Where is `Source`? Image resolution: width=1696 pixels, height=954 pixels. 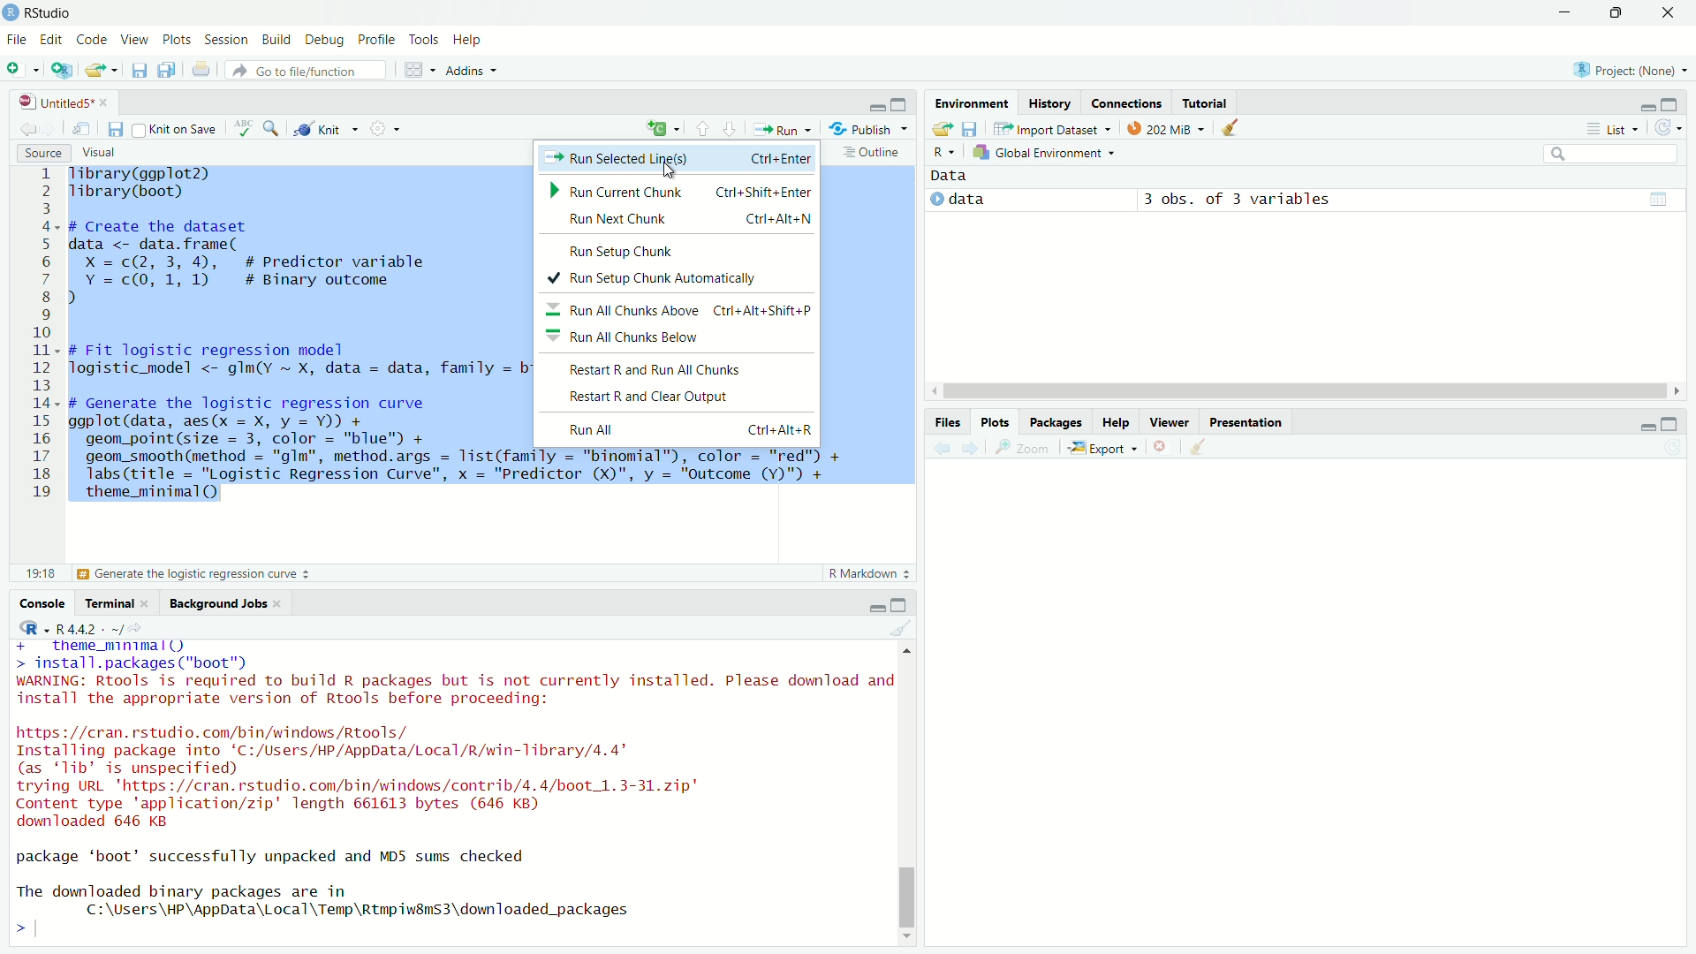 Source is located at coordinates (44, 153).